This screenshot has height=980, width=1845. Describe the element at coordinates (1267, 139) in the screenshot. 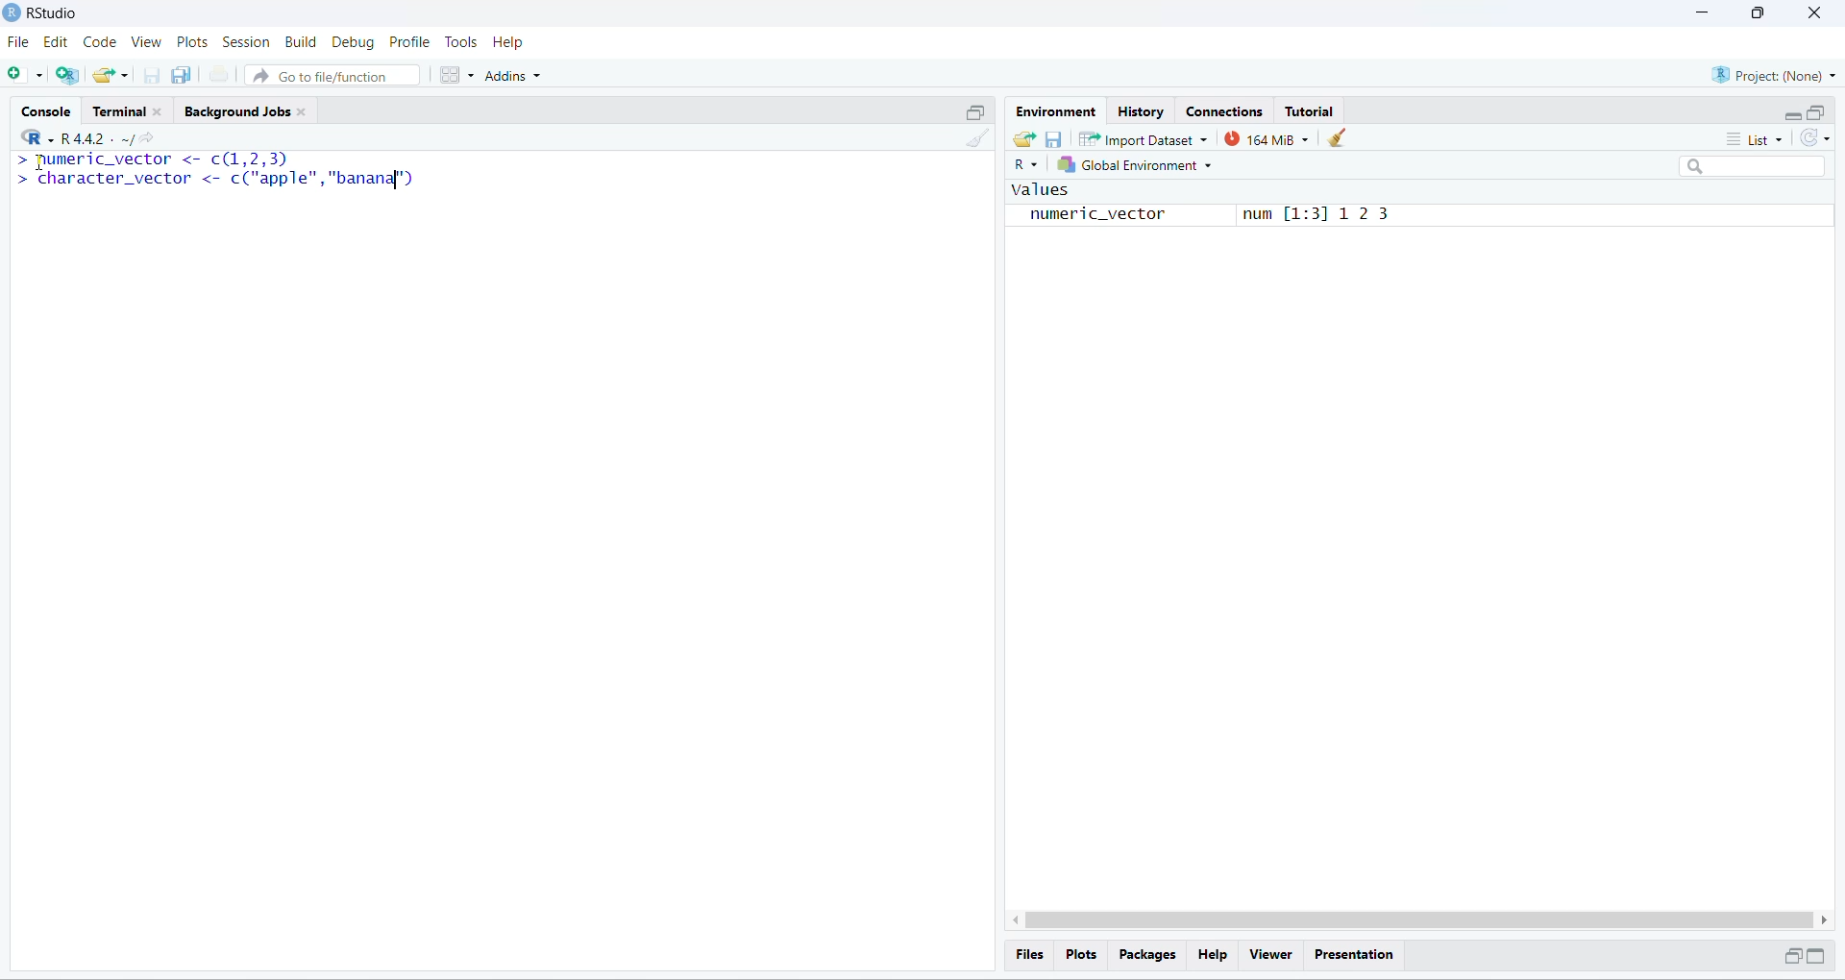

I see `163 MB` at that location.